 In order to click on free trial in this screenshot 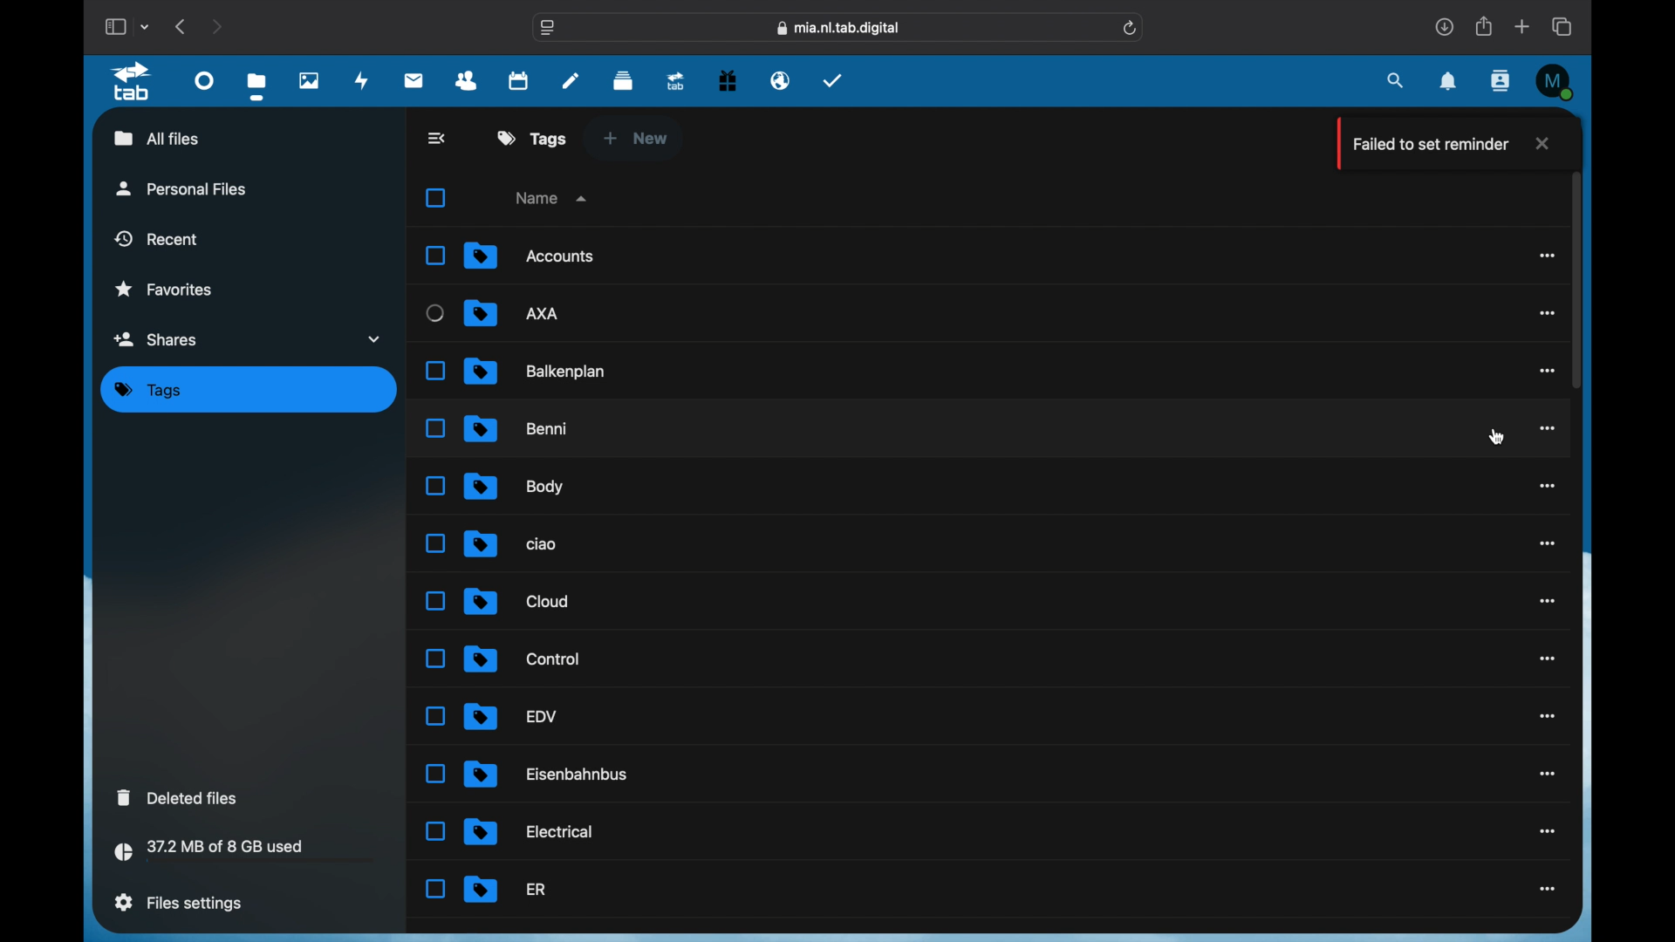, I will do `click(728, 78)`.